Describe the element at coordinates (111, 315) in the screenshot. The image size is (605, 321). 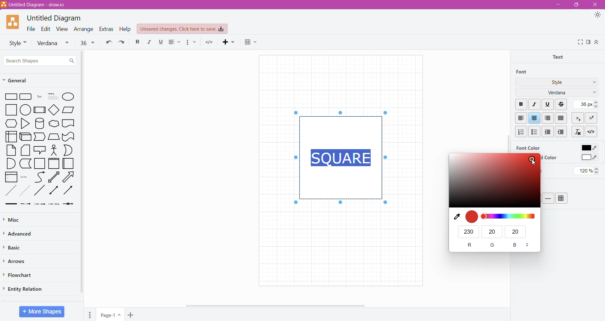
I see `Page Name` at that location.